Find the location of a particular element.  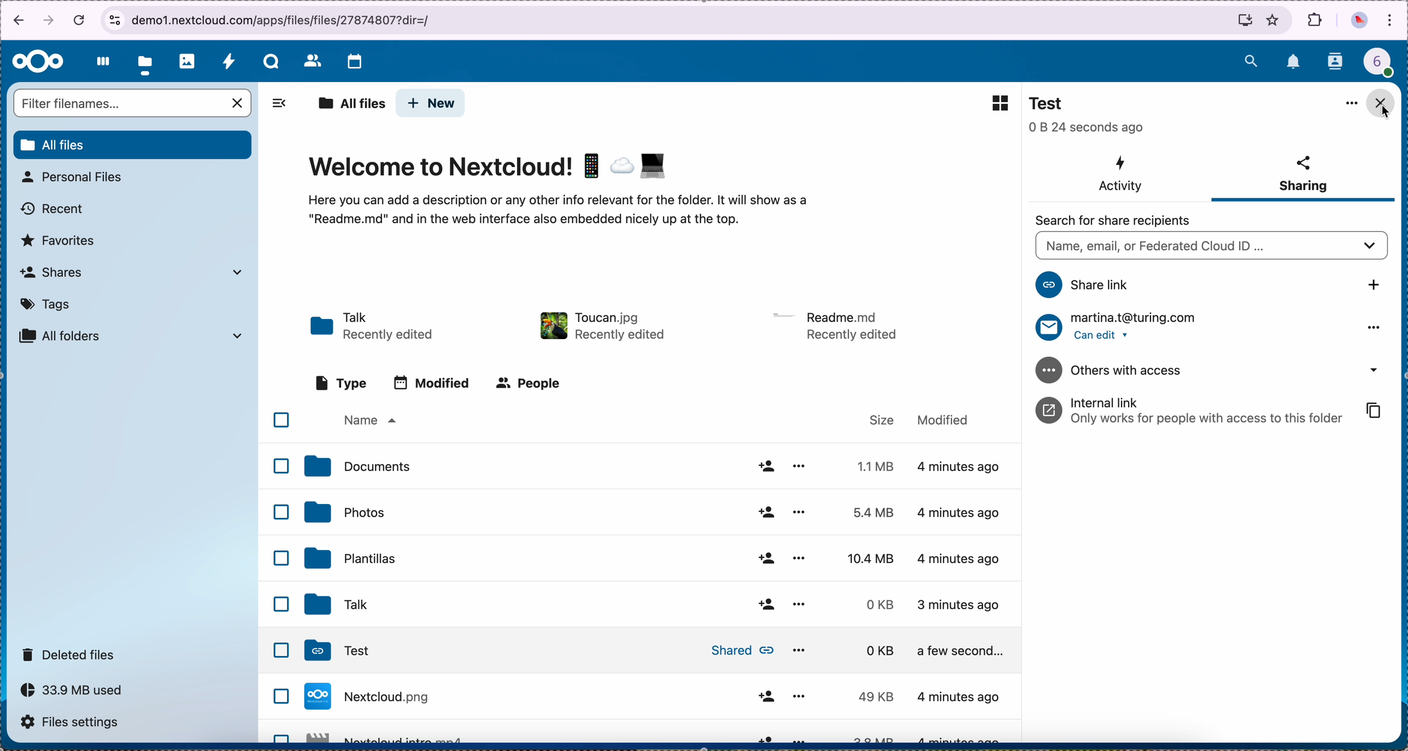

navigate foward is located at coordinates (49, 21).